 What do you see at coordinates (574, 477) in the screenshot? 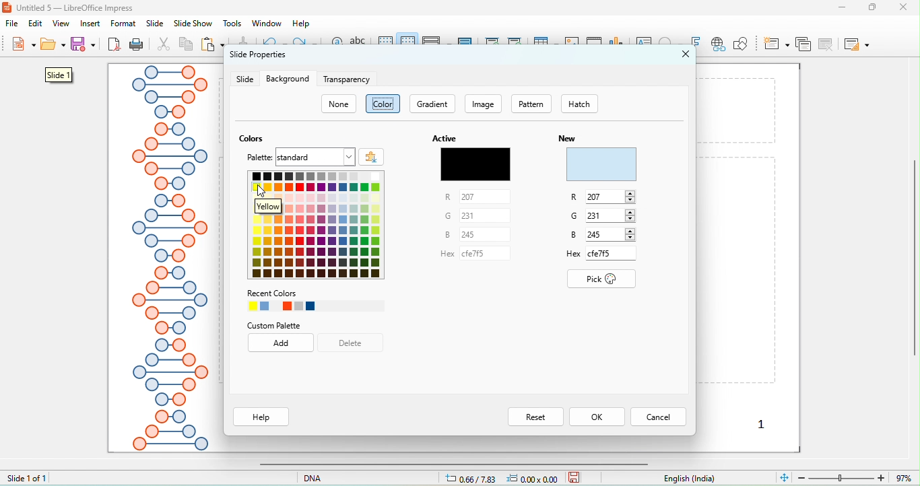
I see `save` at bounding box center [574, 477].